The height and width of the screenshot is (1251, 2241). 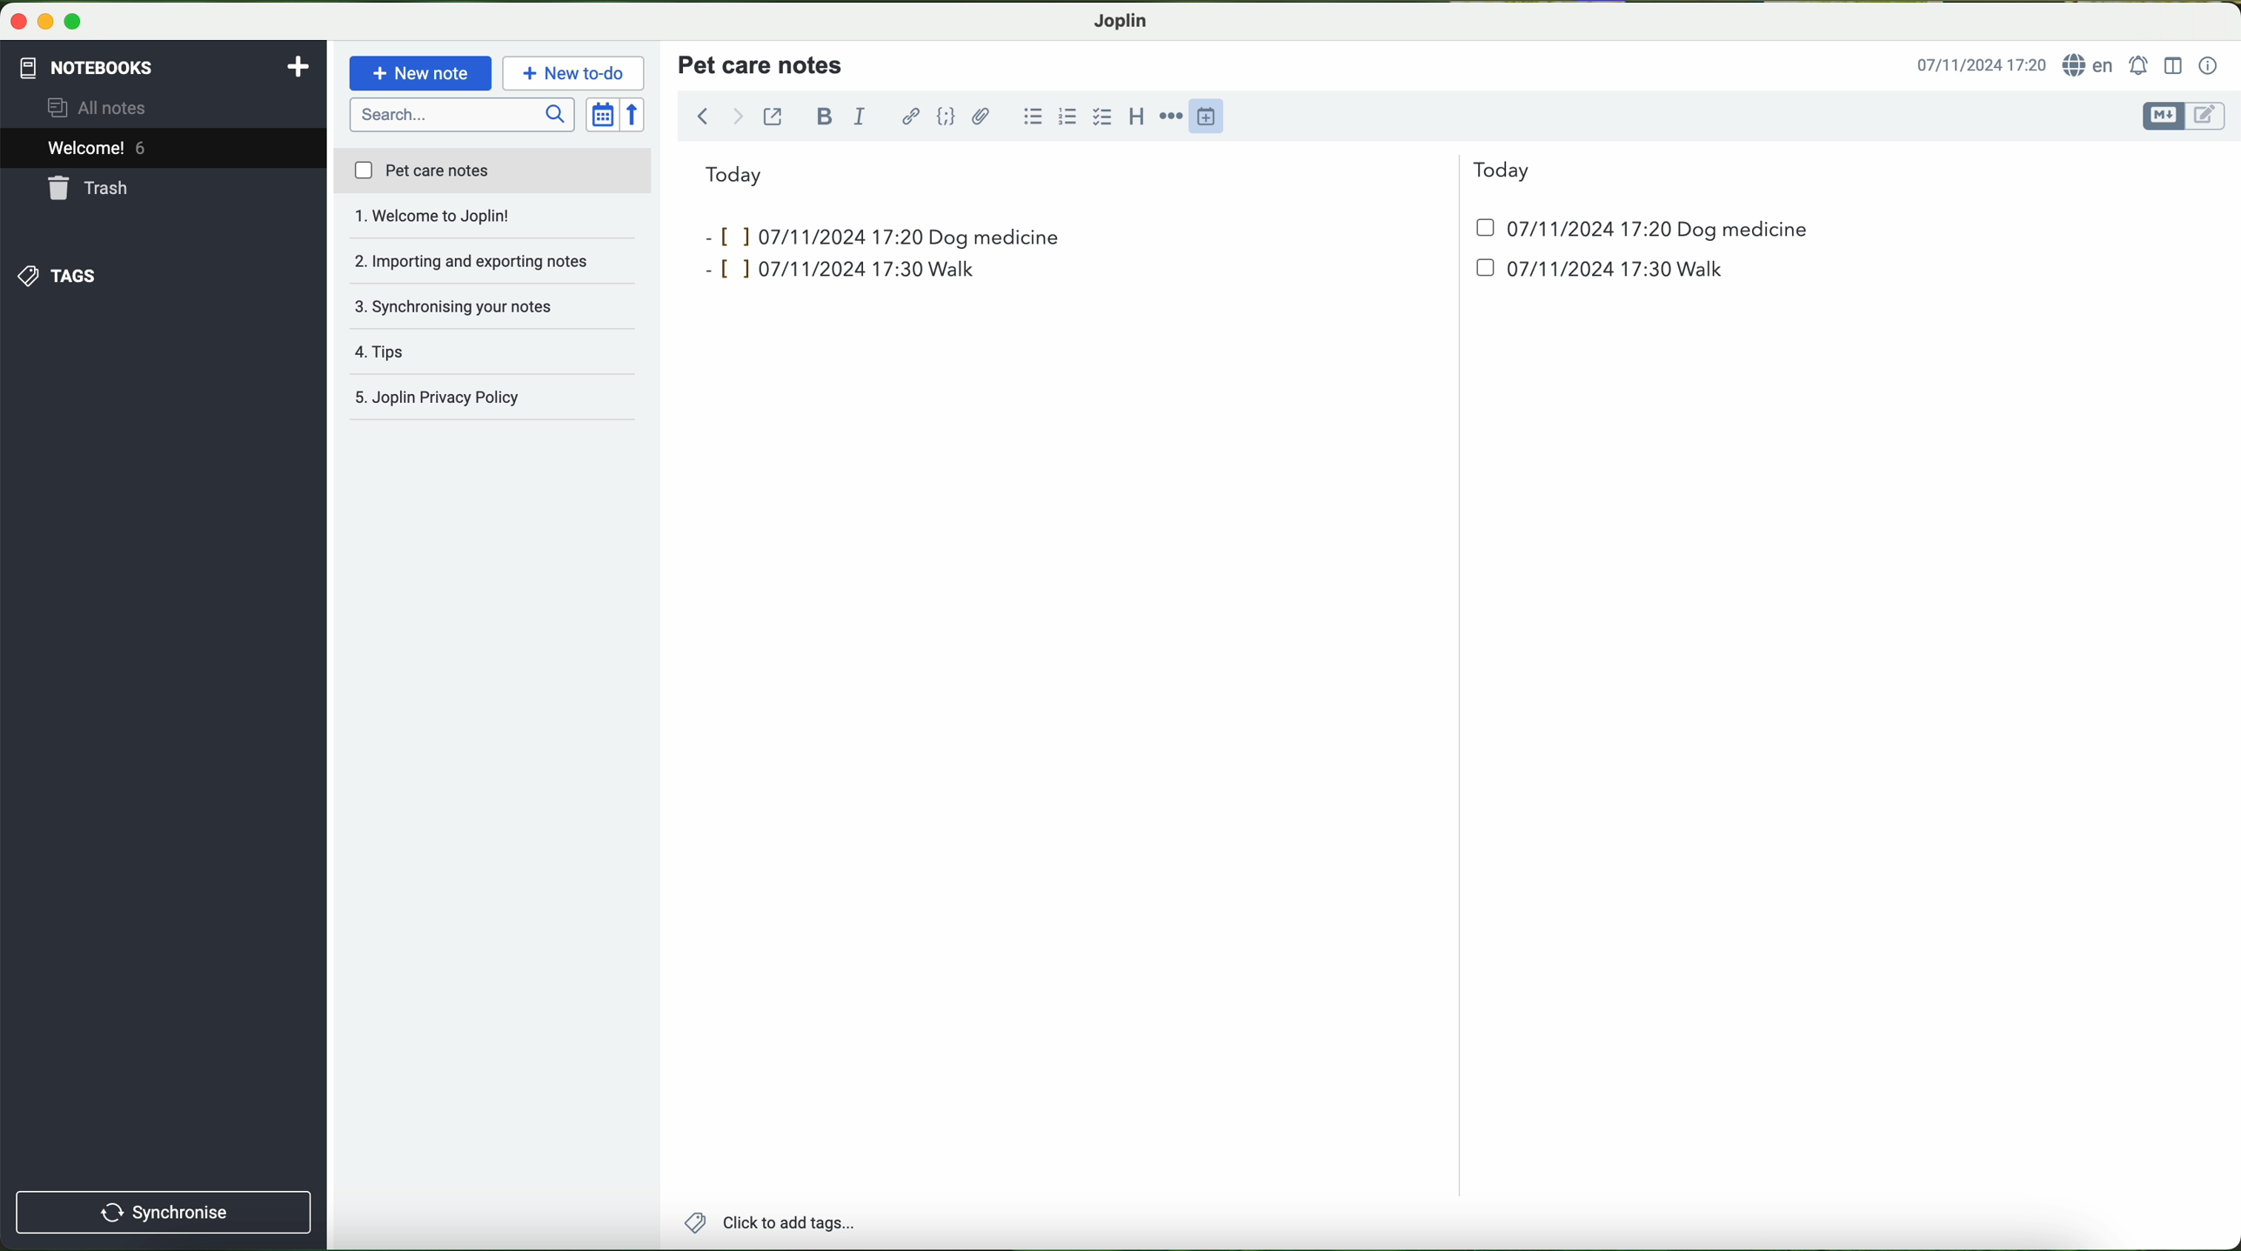 I want to click on date and hour, so click(x=1254, y=276).